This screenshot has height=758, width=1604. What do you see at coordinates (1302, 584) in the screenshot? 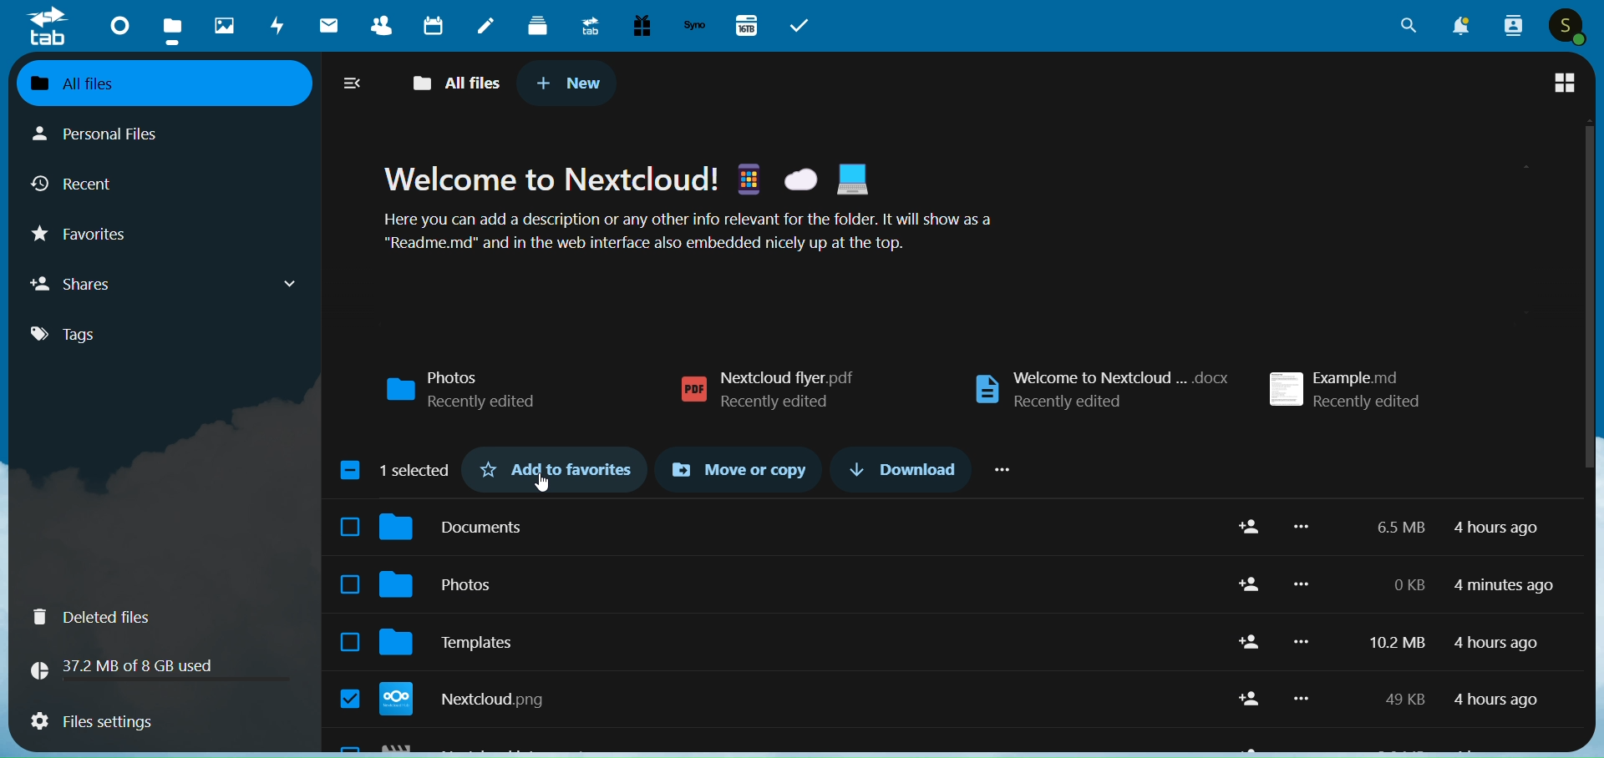
I see `More` at bounding box center [1302, 584].